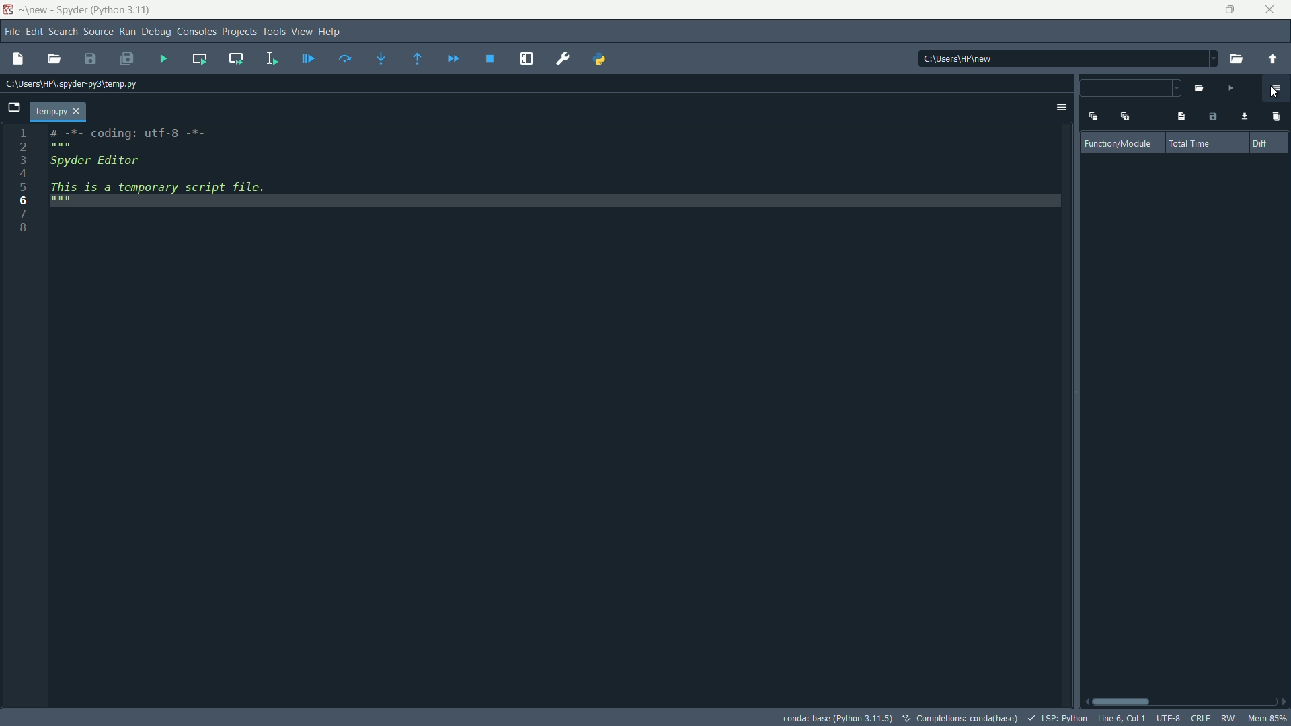  What do you see at coordinates (1268, 718) in the screenshot?
I see `memory usage` at bounding box center [1268, 718].